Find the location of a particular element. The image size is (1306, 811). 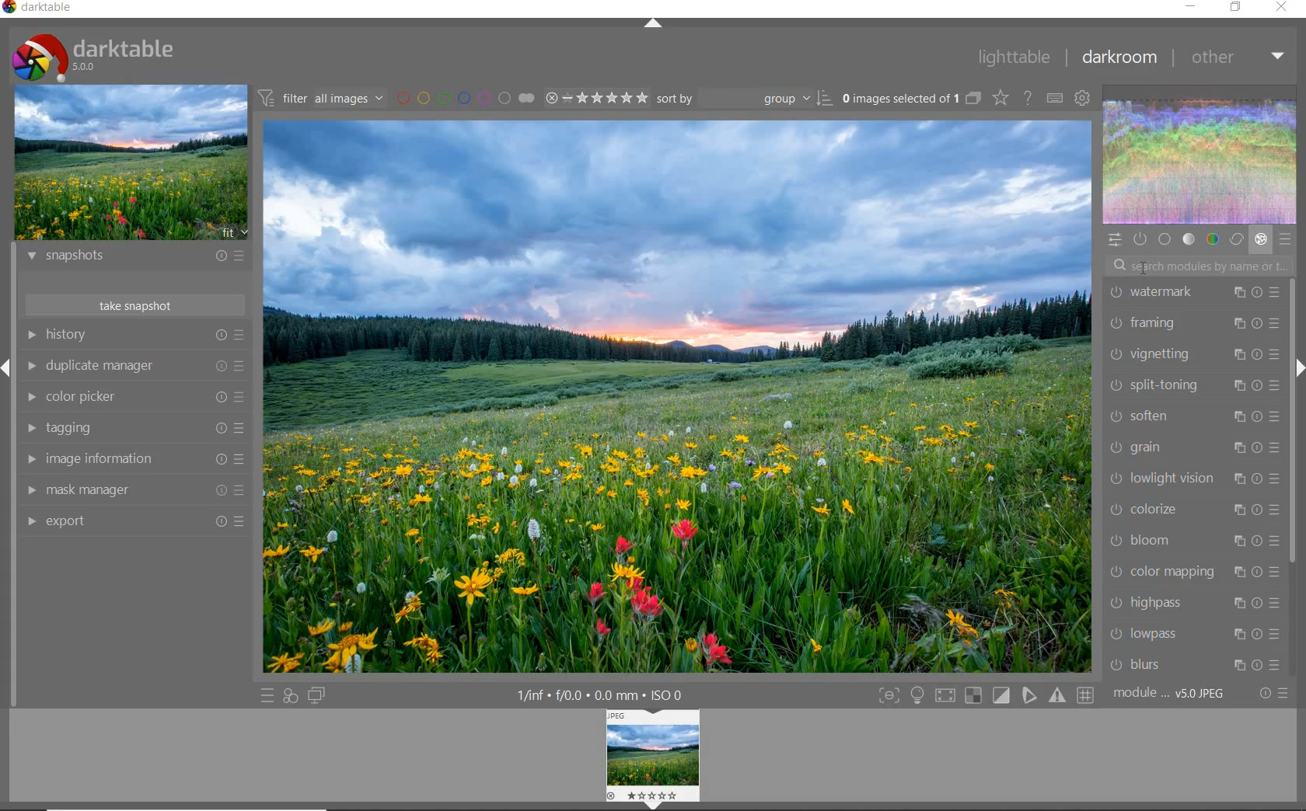

expand/collapse is located at coordinates (656, 26).